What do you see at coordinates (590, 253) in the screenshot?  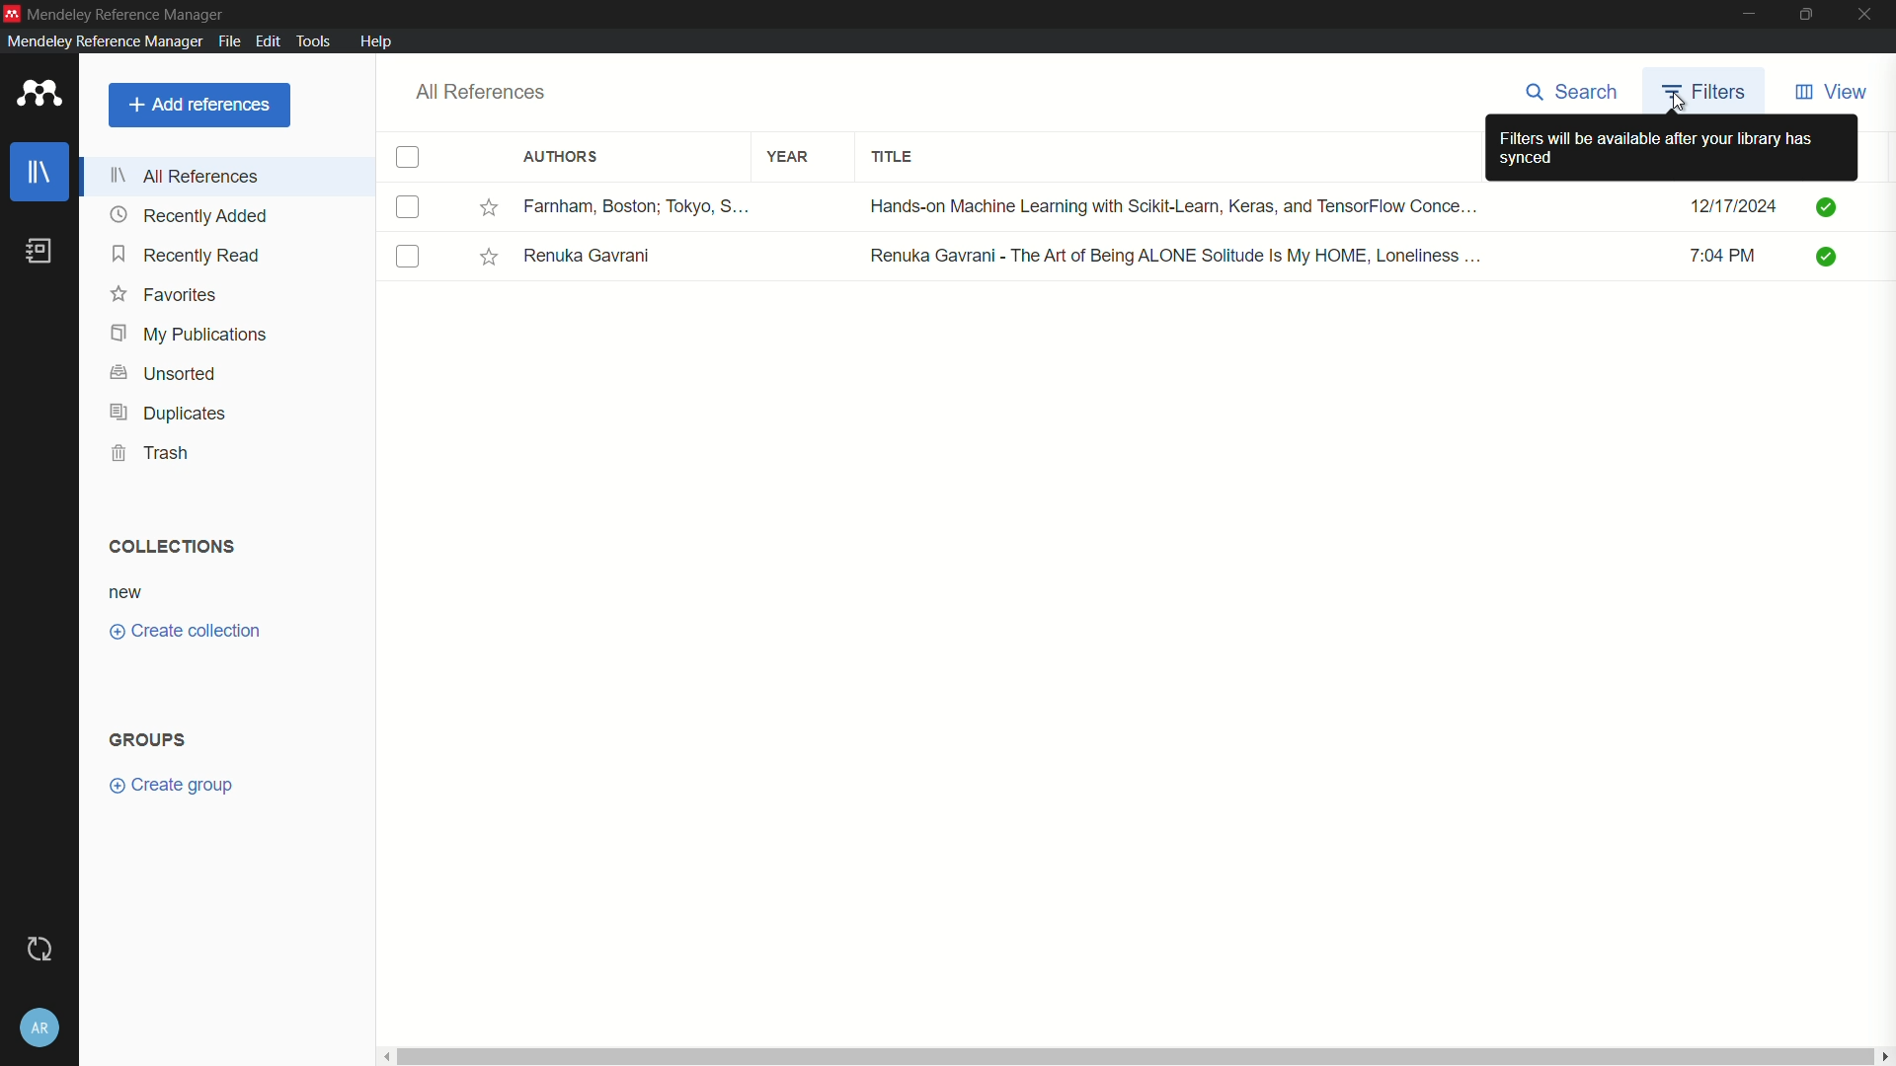 I see `Renuka Gavrani` at bounding box center [590, 253].